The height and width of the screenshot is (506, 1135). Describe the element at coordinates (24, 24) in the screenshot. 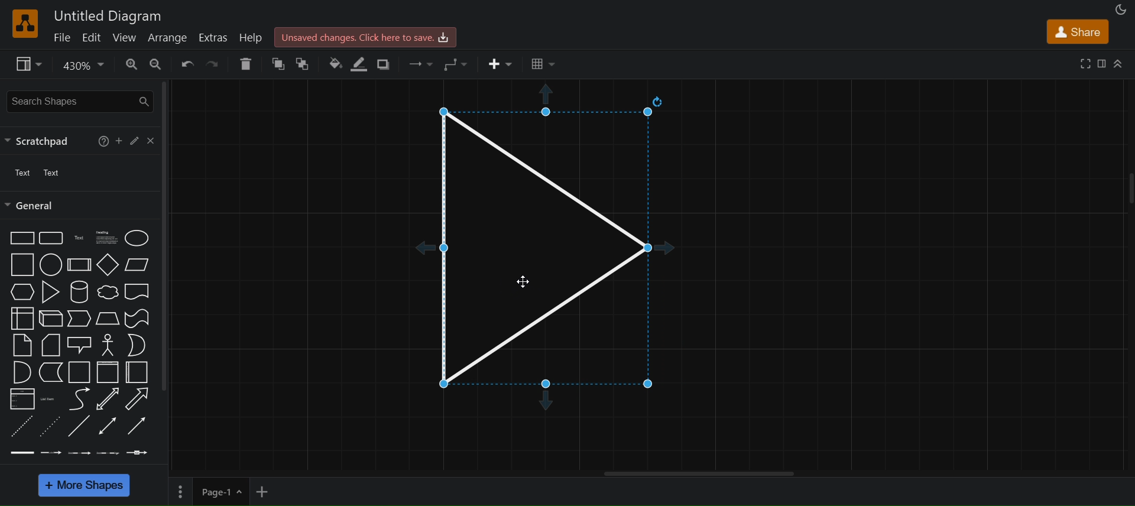

I see `logo` at that location.